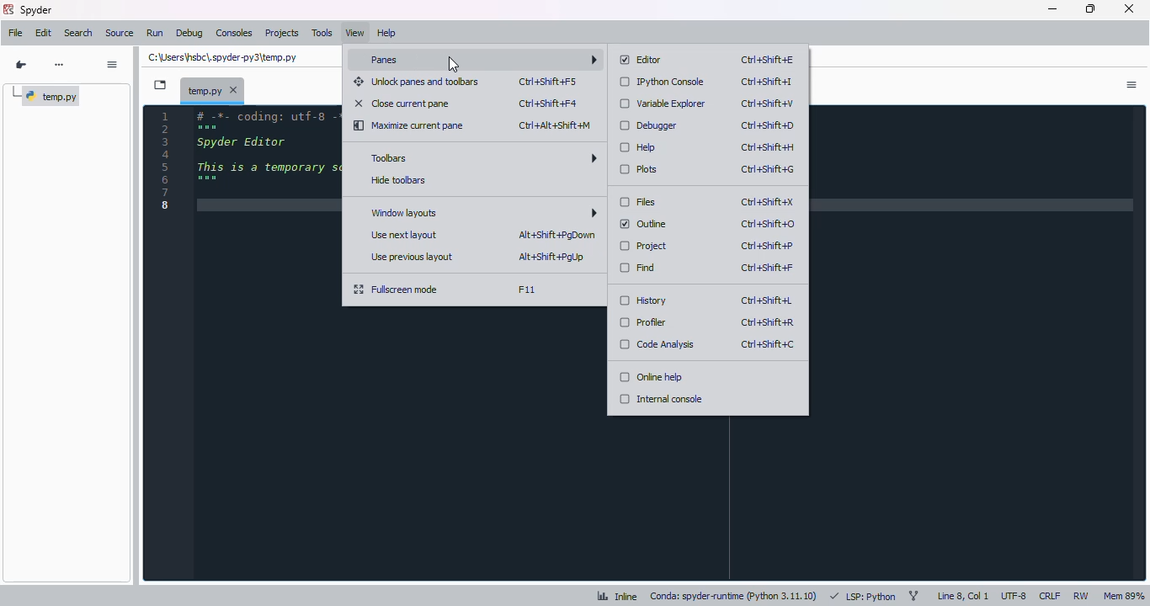 The height and width of the screenshot is (606, 1150). What do you see at coordinates (165, 160) in the screenshot?
I see `line numbers` at bounding box center [165, 160].